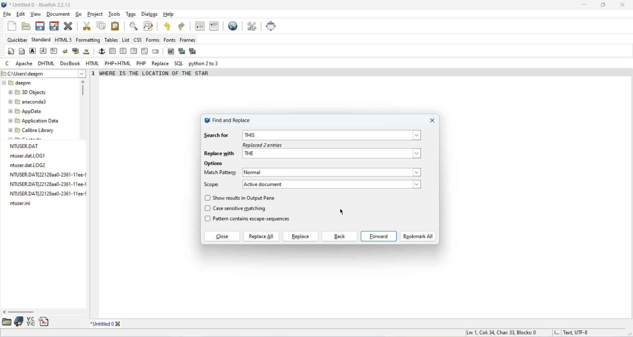 The image size is (633, 337). I want to click on css, so click(137, 40).